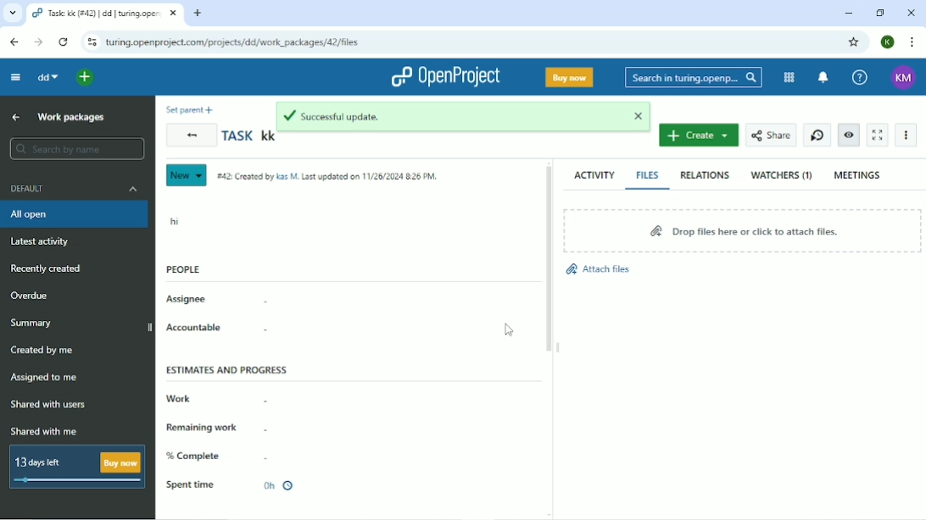 The height and width of the screenshot is (520, 926). What do you see at coordinates (50, 269) in the screenshot?
I see `Recently created` at bounding box center [50, 269].